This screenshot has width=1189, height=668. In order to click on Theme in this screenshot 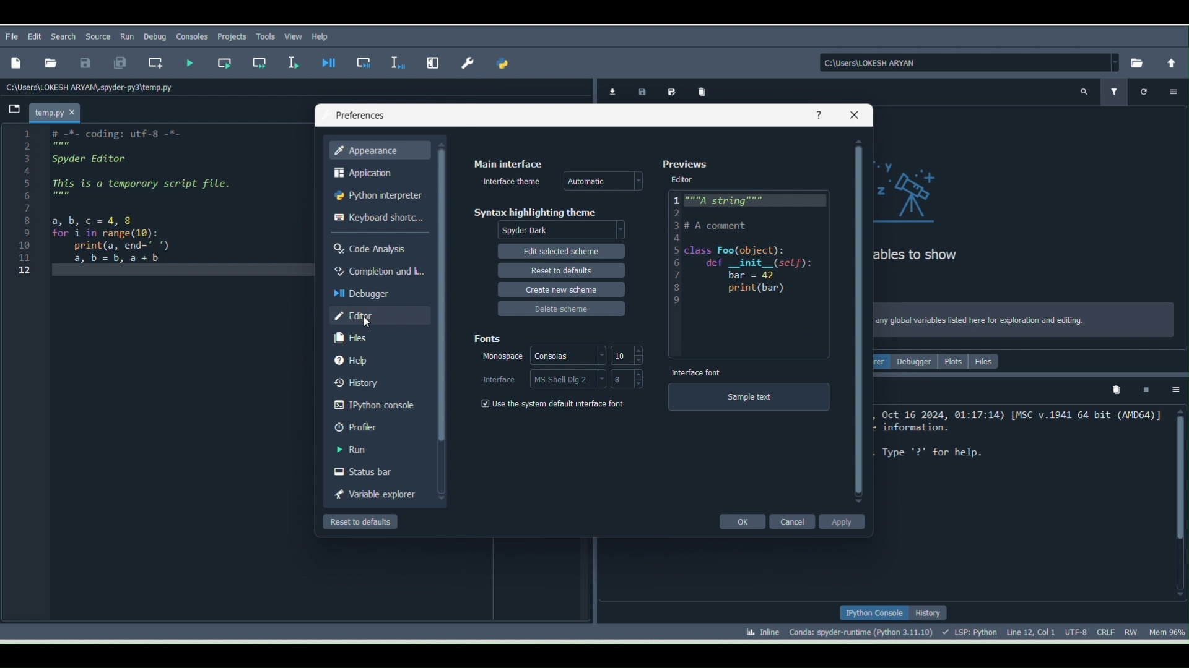, I will do `click(605, 182)`.